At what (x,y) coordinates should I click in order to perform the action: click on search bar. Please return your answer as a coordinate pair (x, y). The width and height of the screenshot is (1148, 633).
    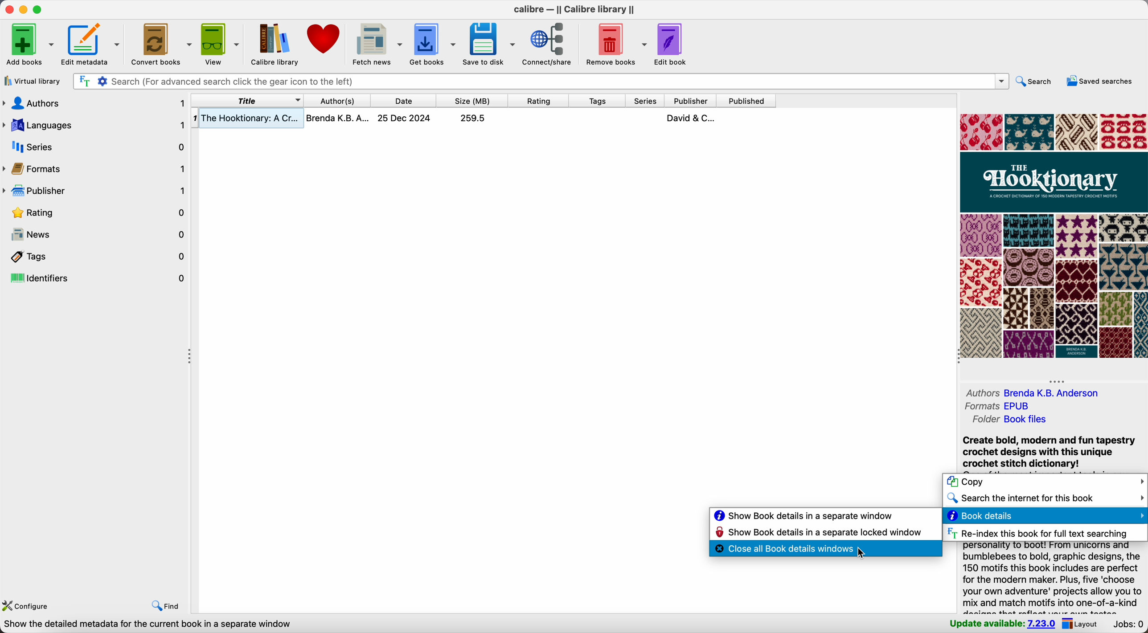
    Looking at the image, I should click on (540, 82).